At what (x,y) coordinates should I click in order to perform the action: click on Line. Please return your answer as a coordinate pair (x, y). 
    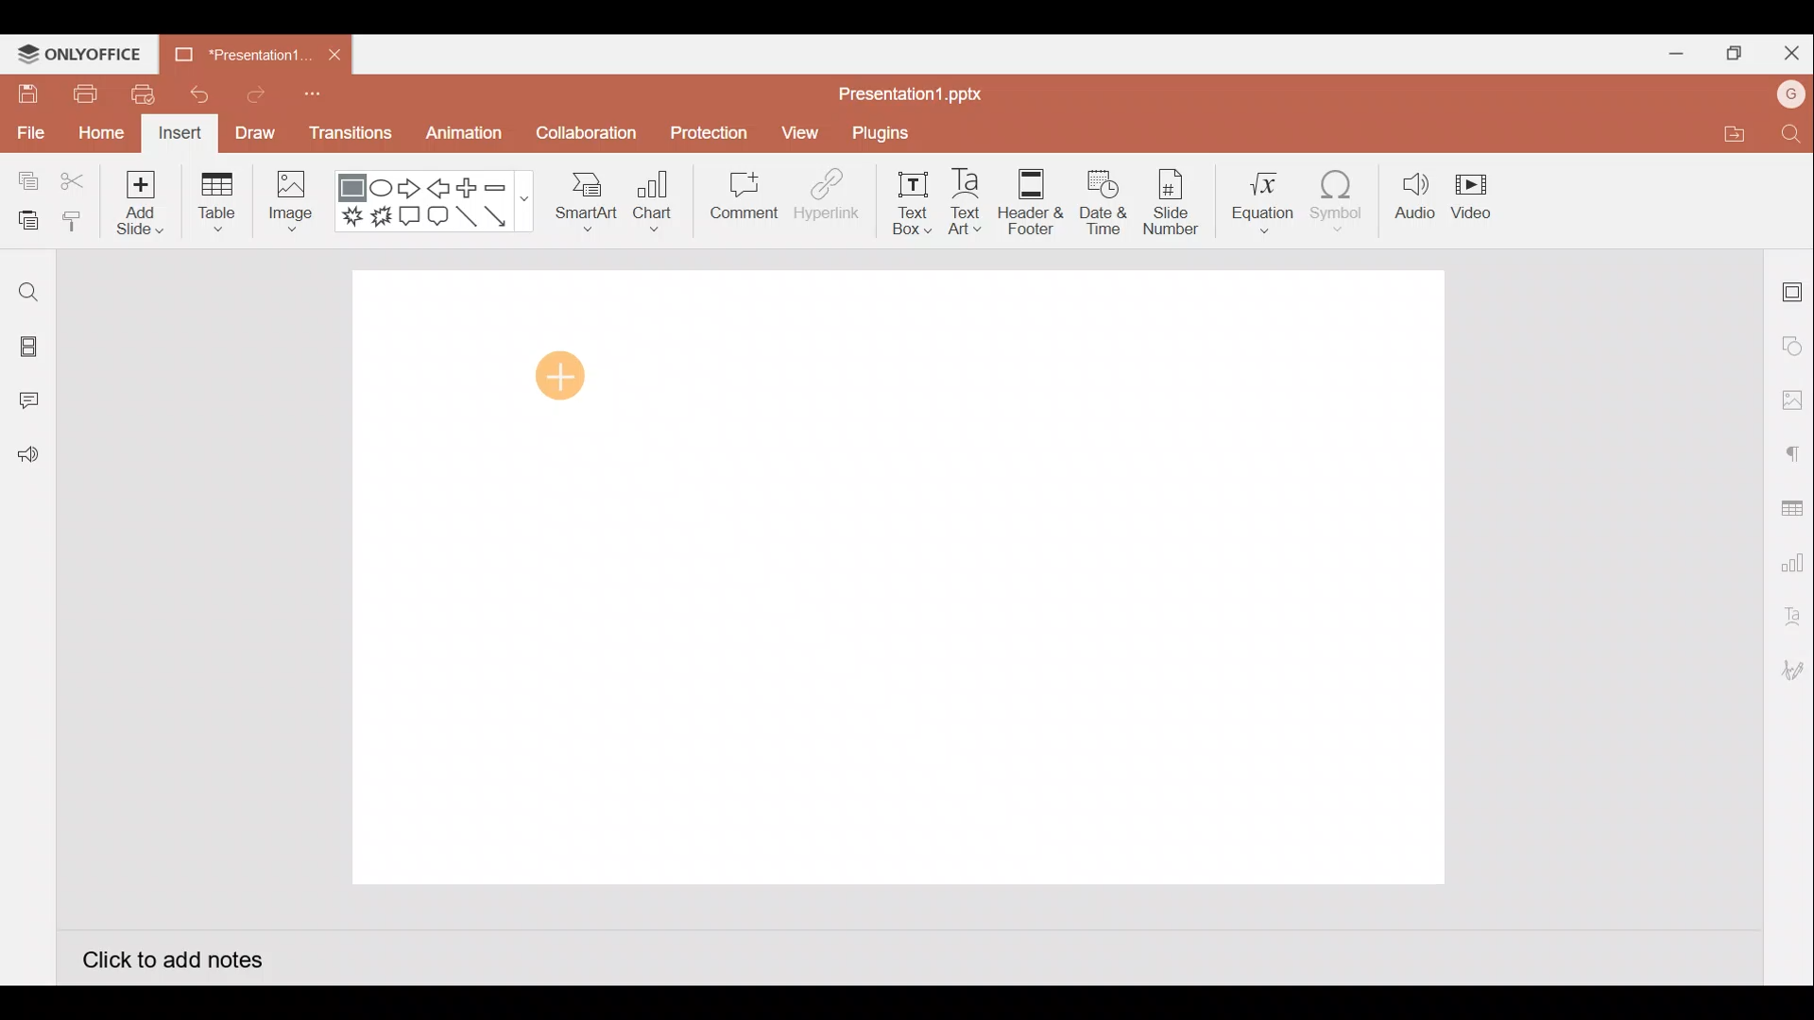
    Looking at the image, I should click on (467, 216).